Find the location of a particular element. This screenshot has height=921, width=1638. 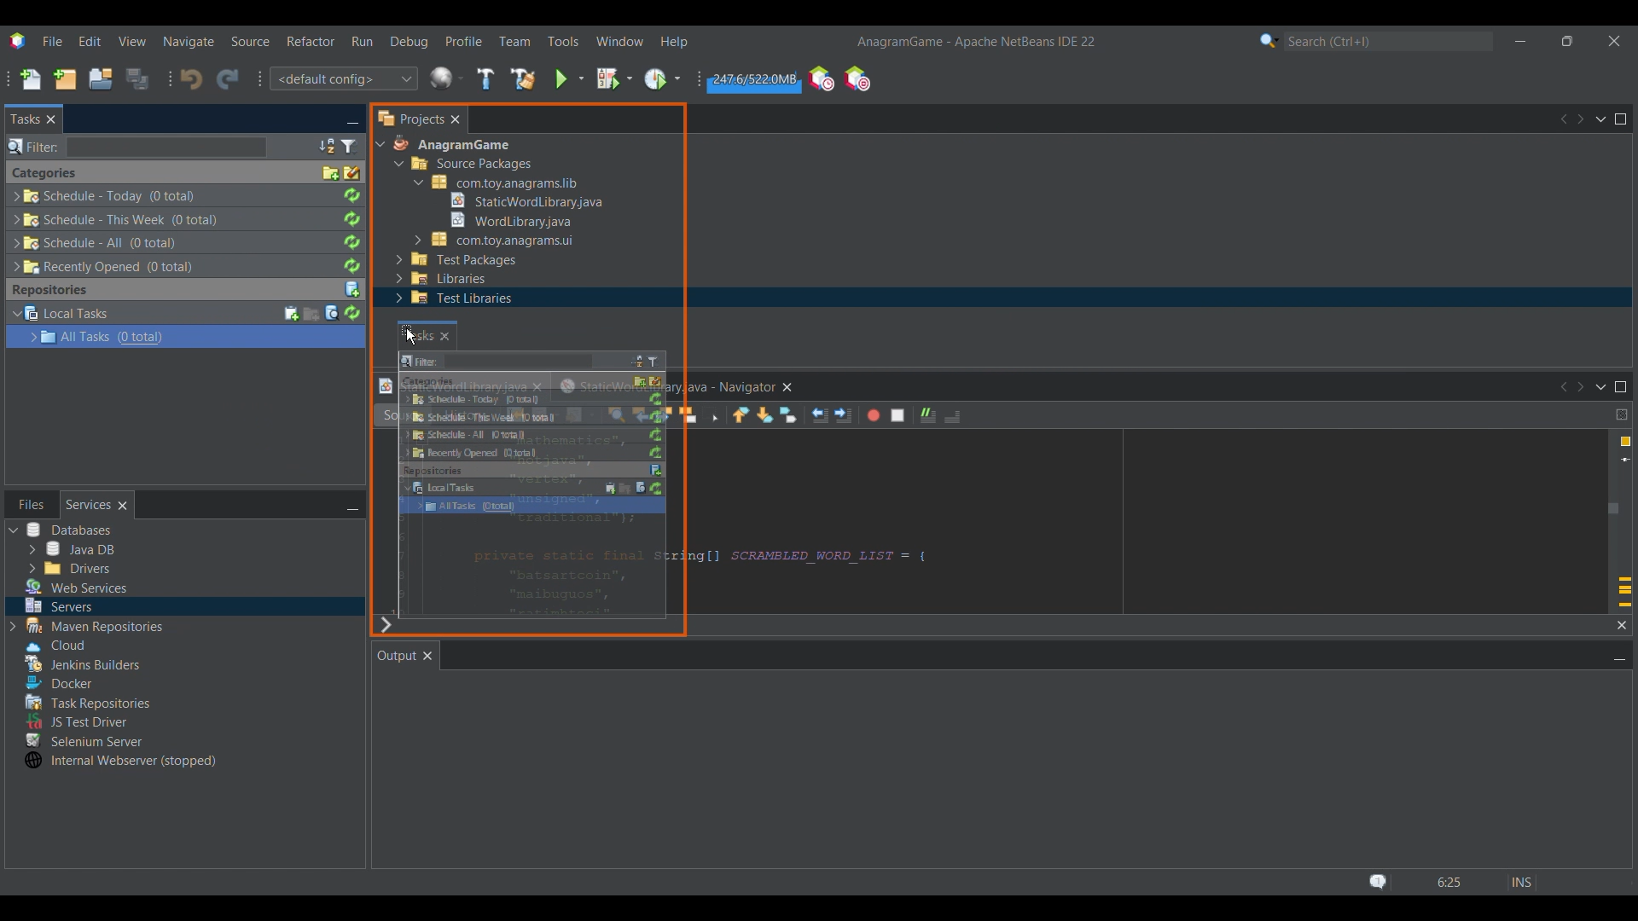

Other tab is located at coordinates (32, 504).